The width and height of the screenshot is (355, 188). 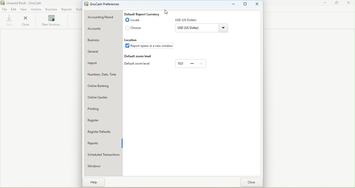 What do you see at coordinates (325, 4) in the screenshot?
I see `Minimize` at bounding box center [325, 4].